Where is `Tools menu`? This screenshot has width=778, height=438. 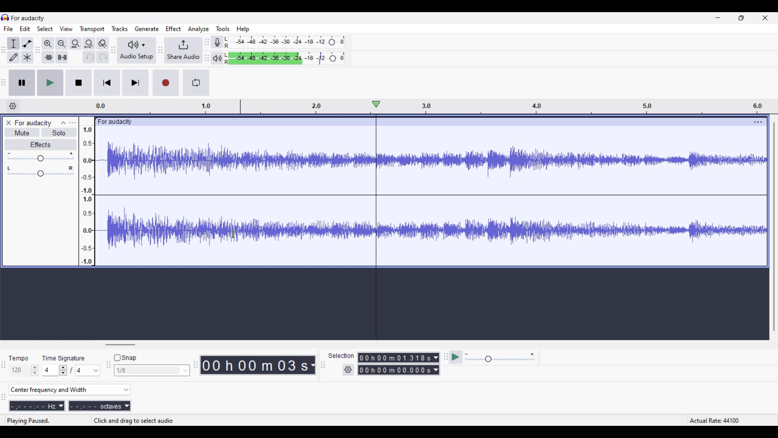
Tools menu is located at coordinates (222, 29).